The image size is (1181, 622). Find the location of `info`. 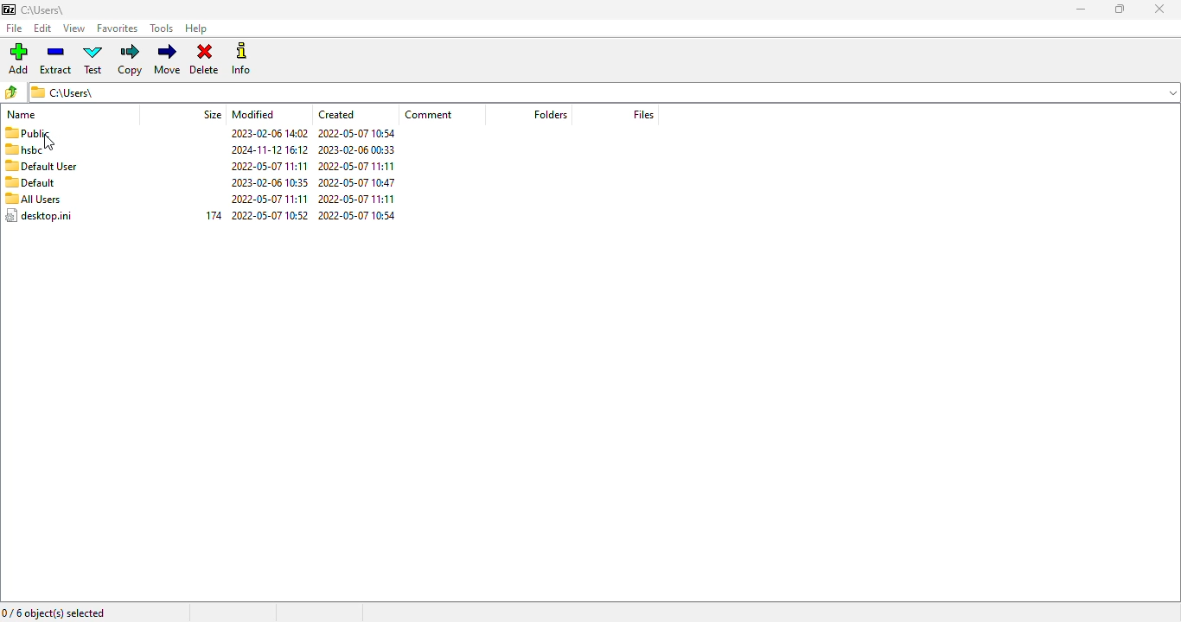

info is located at coordinates (243, 59).